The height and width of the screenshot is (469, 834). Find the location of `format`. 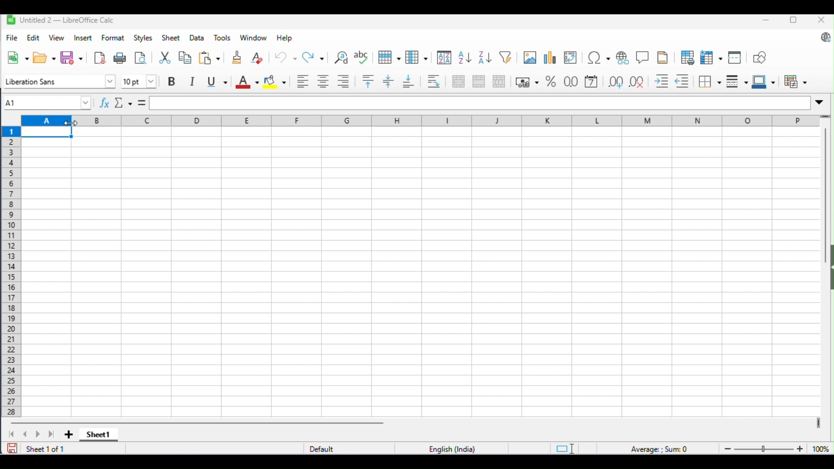

format is located at coordinates (113, 37).